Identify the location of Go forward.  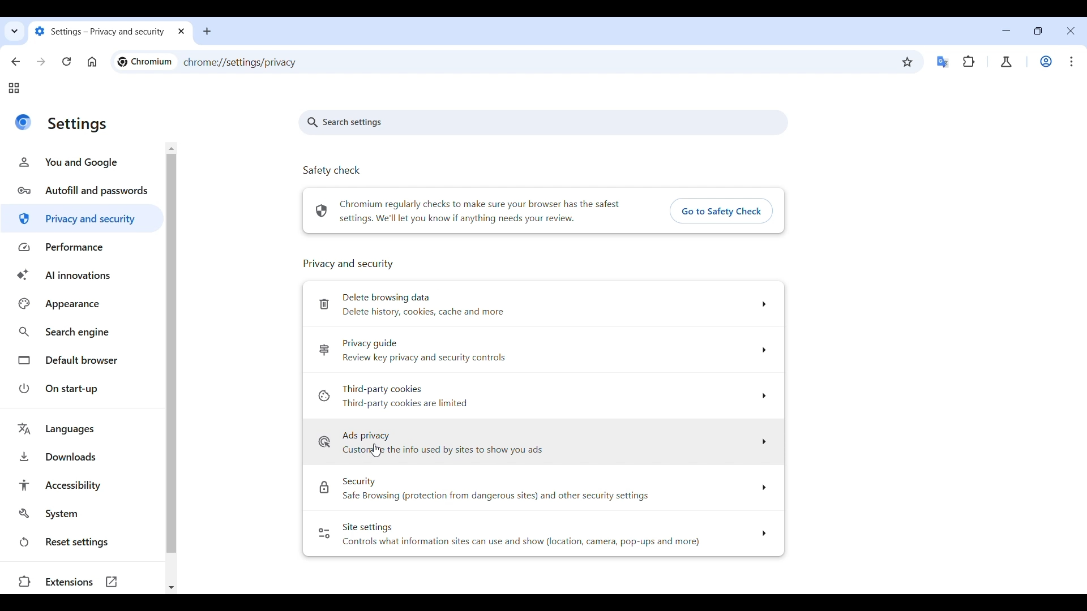
(41, 62).